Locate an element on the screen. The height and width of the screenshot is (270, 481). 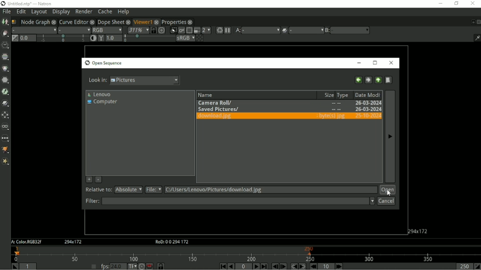
Script name is located at coordinates (14, 22).